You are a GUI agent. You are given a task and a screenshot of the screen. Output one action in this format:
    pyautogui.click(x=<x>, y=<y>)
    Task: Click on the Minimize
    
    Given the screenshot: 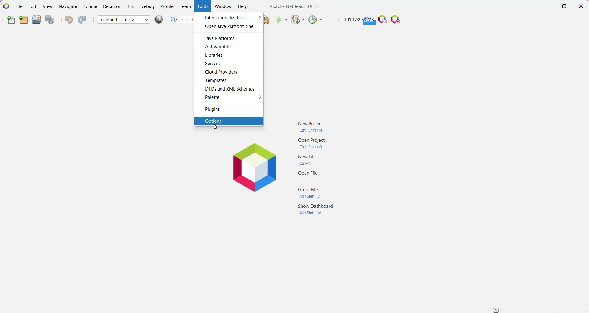 What is the action you would take?
    pyautogui.click(x=546, y=6)
    